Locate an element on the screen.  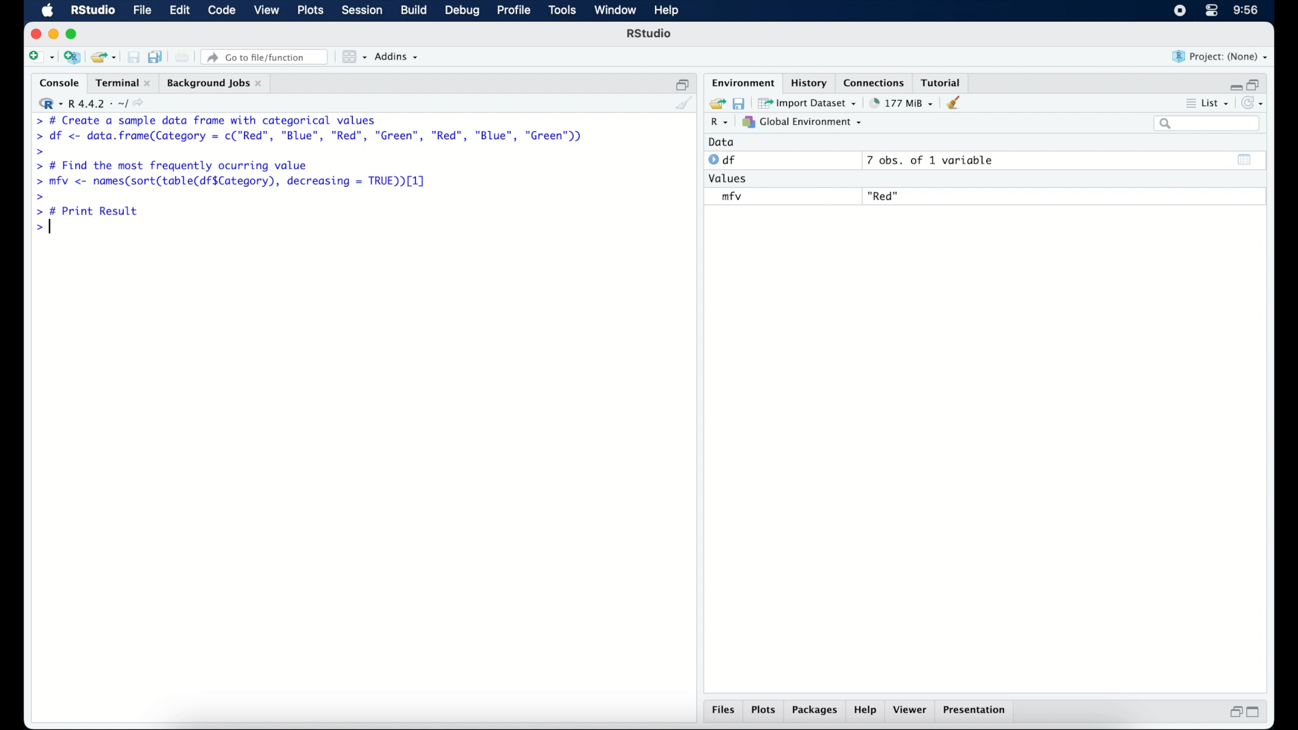
> df <- data.frame(Category = c("Red”, "Blue", "Red", "Green", "Red", "Blue", "Green"))| is located at coordinates (311, 137).